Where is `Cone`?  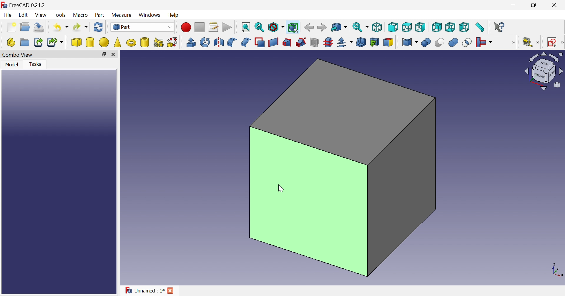
Cone is located at coordinates (118, 42).